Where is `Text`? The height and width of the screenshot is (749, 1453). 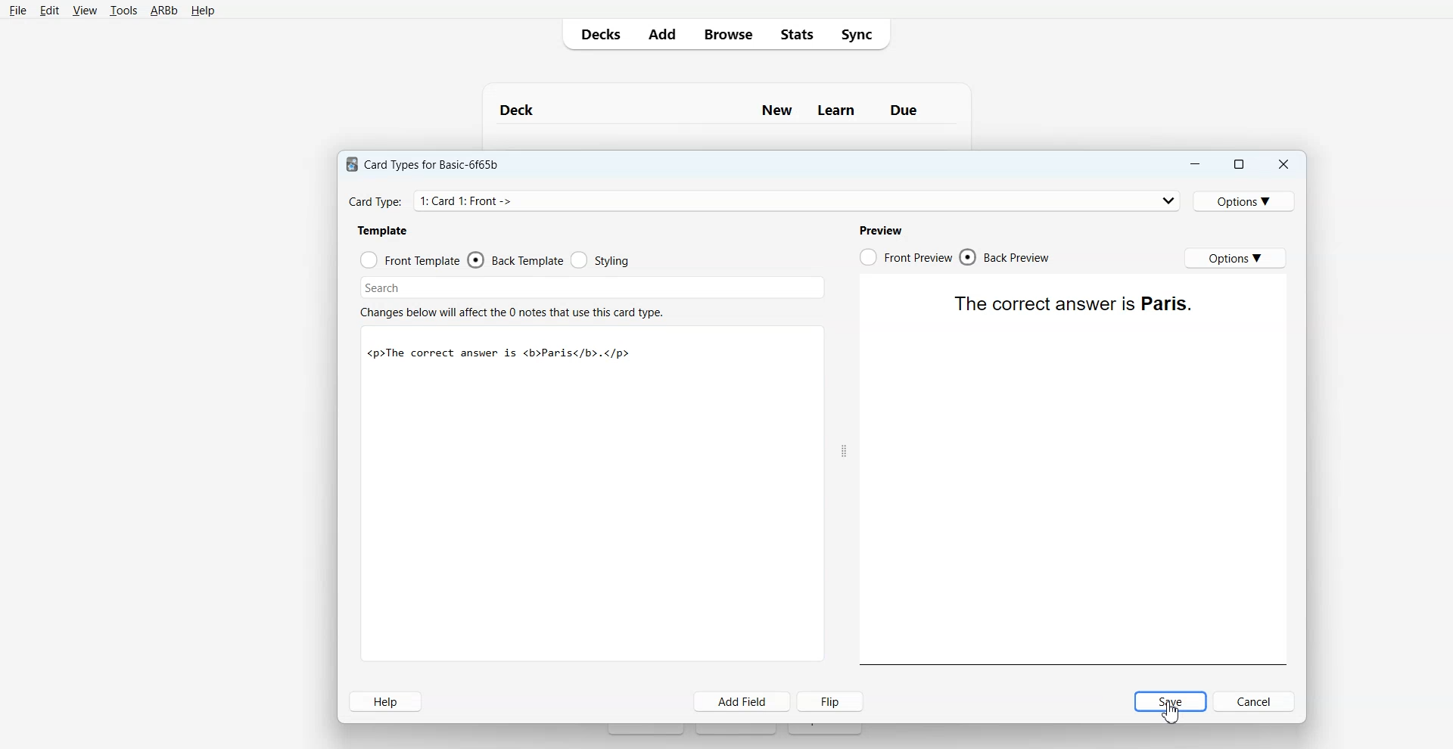 Text is located at coordinates (1173, 712).